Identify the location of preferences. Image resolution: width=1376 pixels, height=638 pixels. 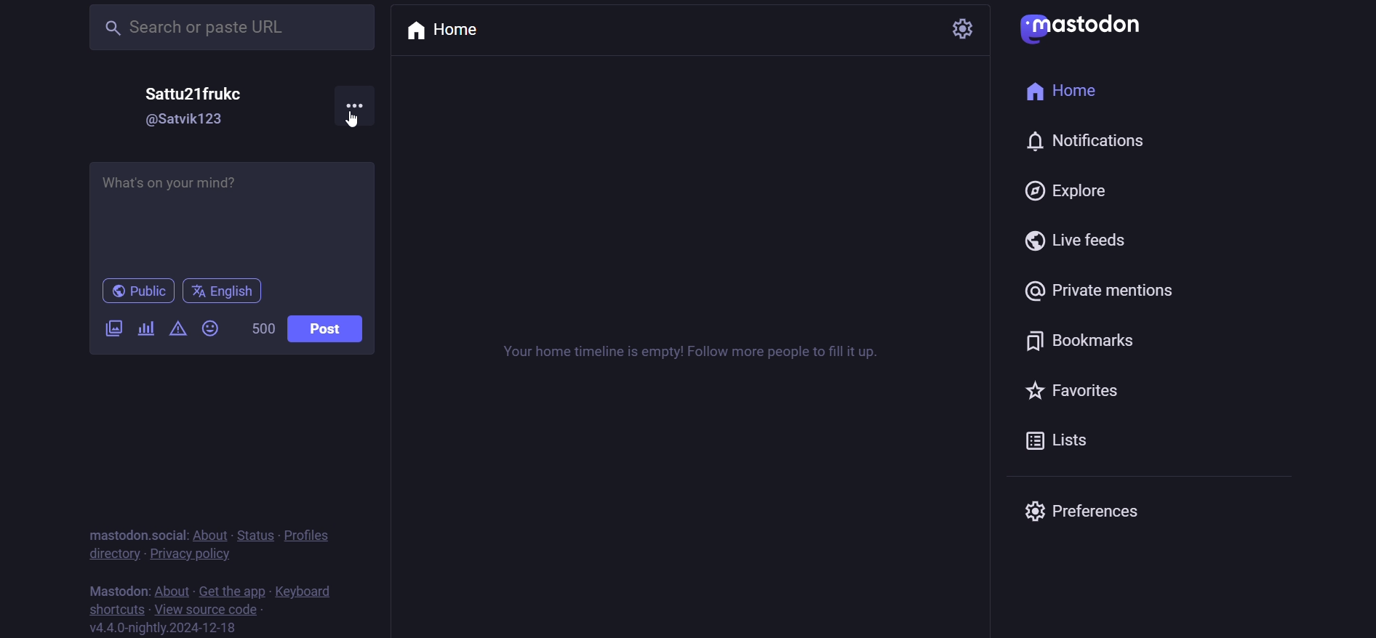
(1079, 512).